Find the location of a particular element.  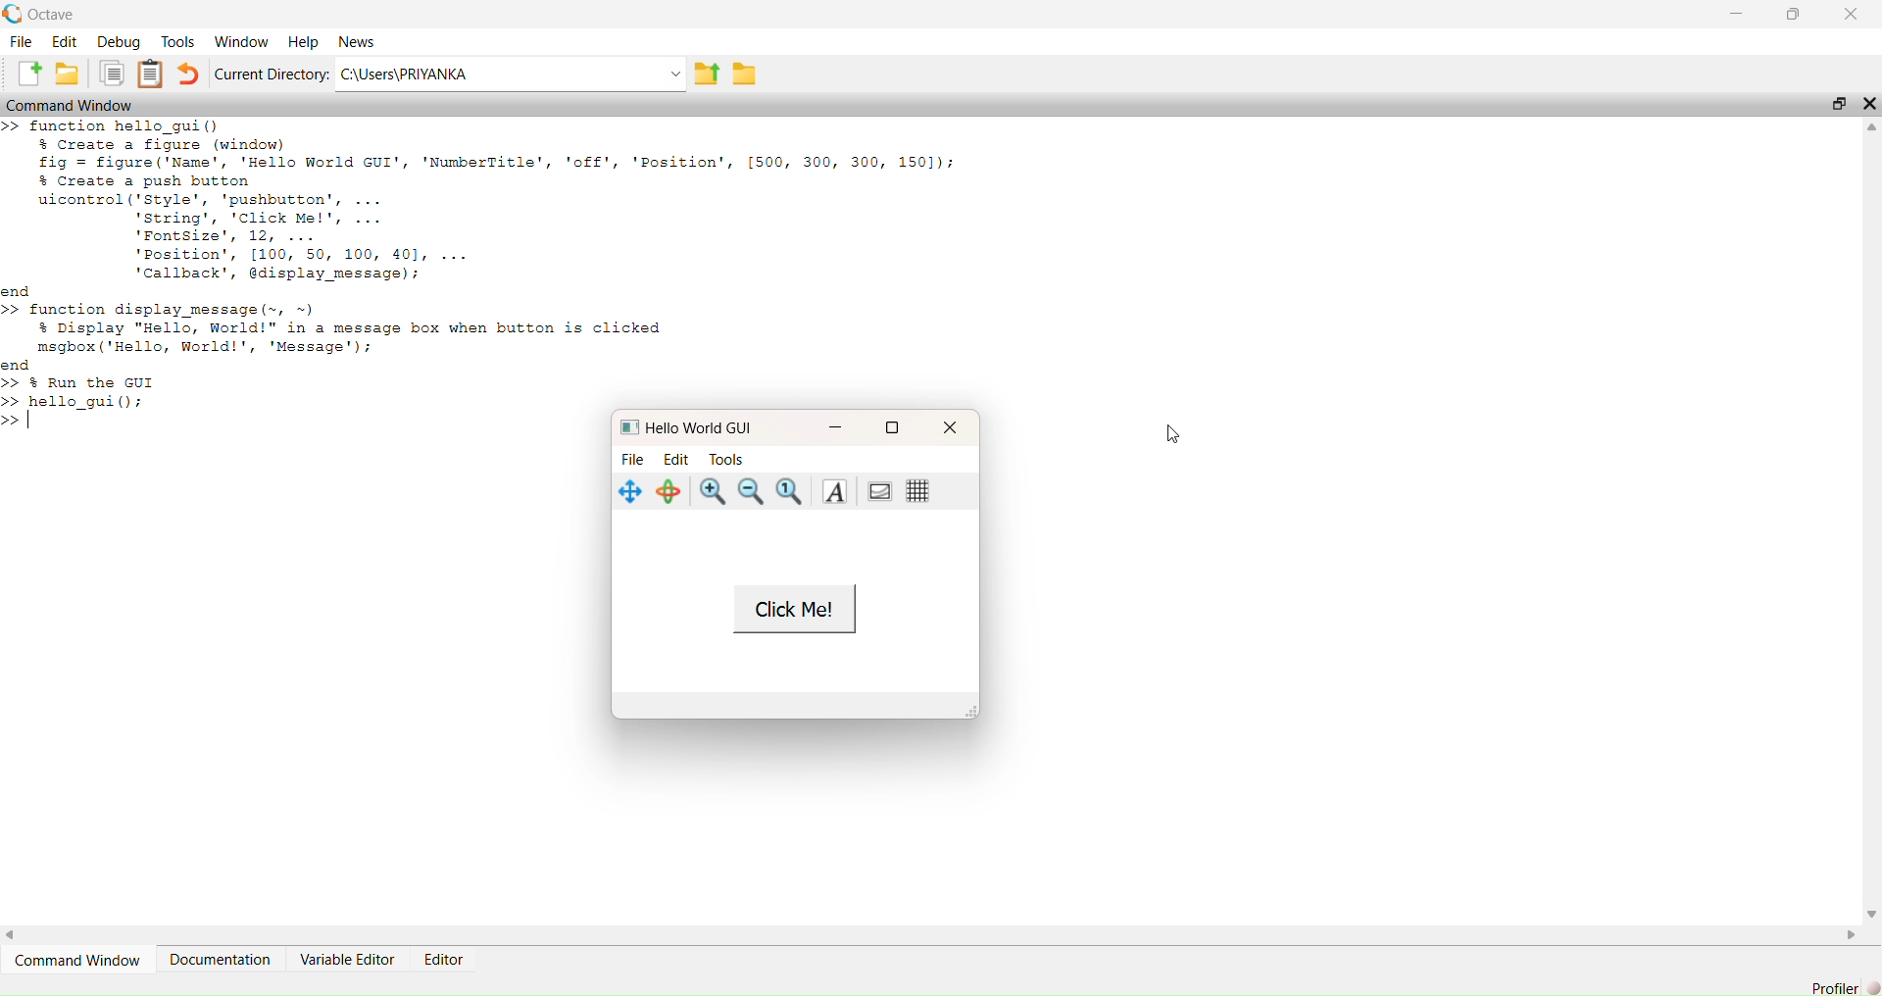

zoom is located at coordinates (789, 491).